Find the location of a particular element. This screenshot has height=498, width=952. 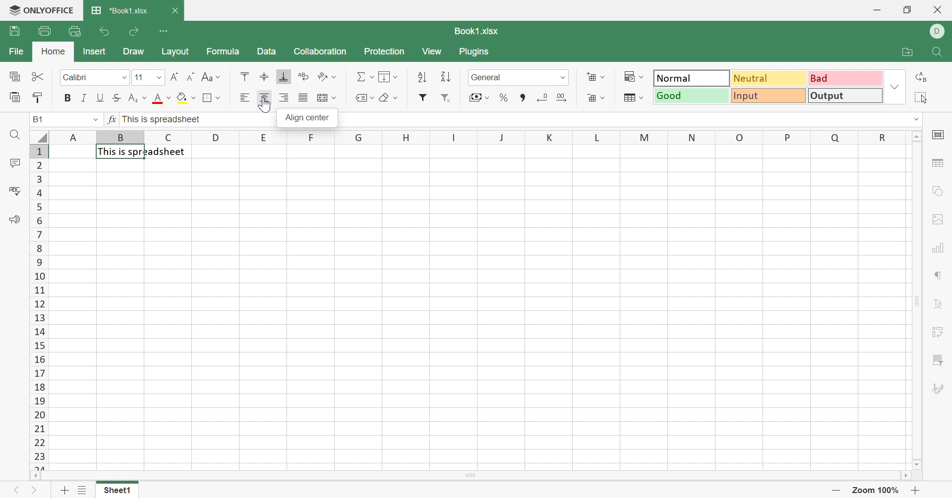

table settings is located at coordinates (940, 164).